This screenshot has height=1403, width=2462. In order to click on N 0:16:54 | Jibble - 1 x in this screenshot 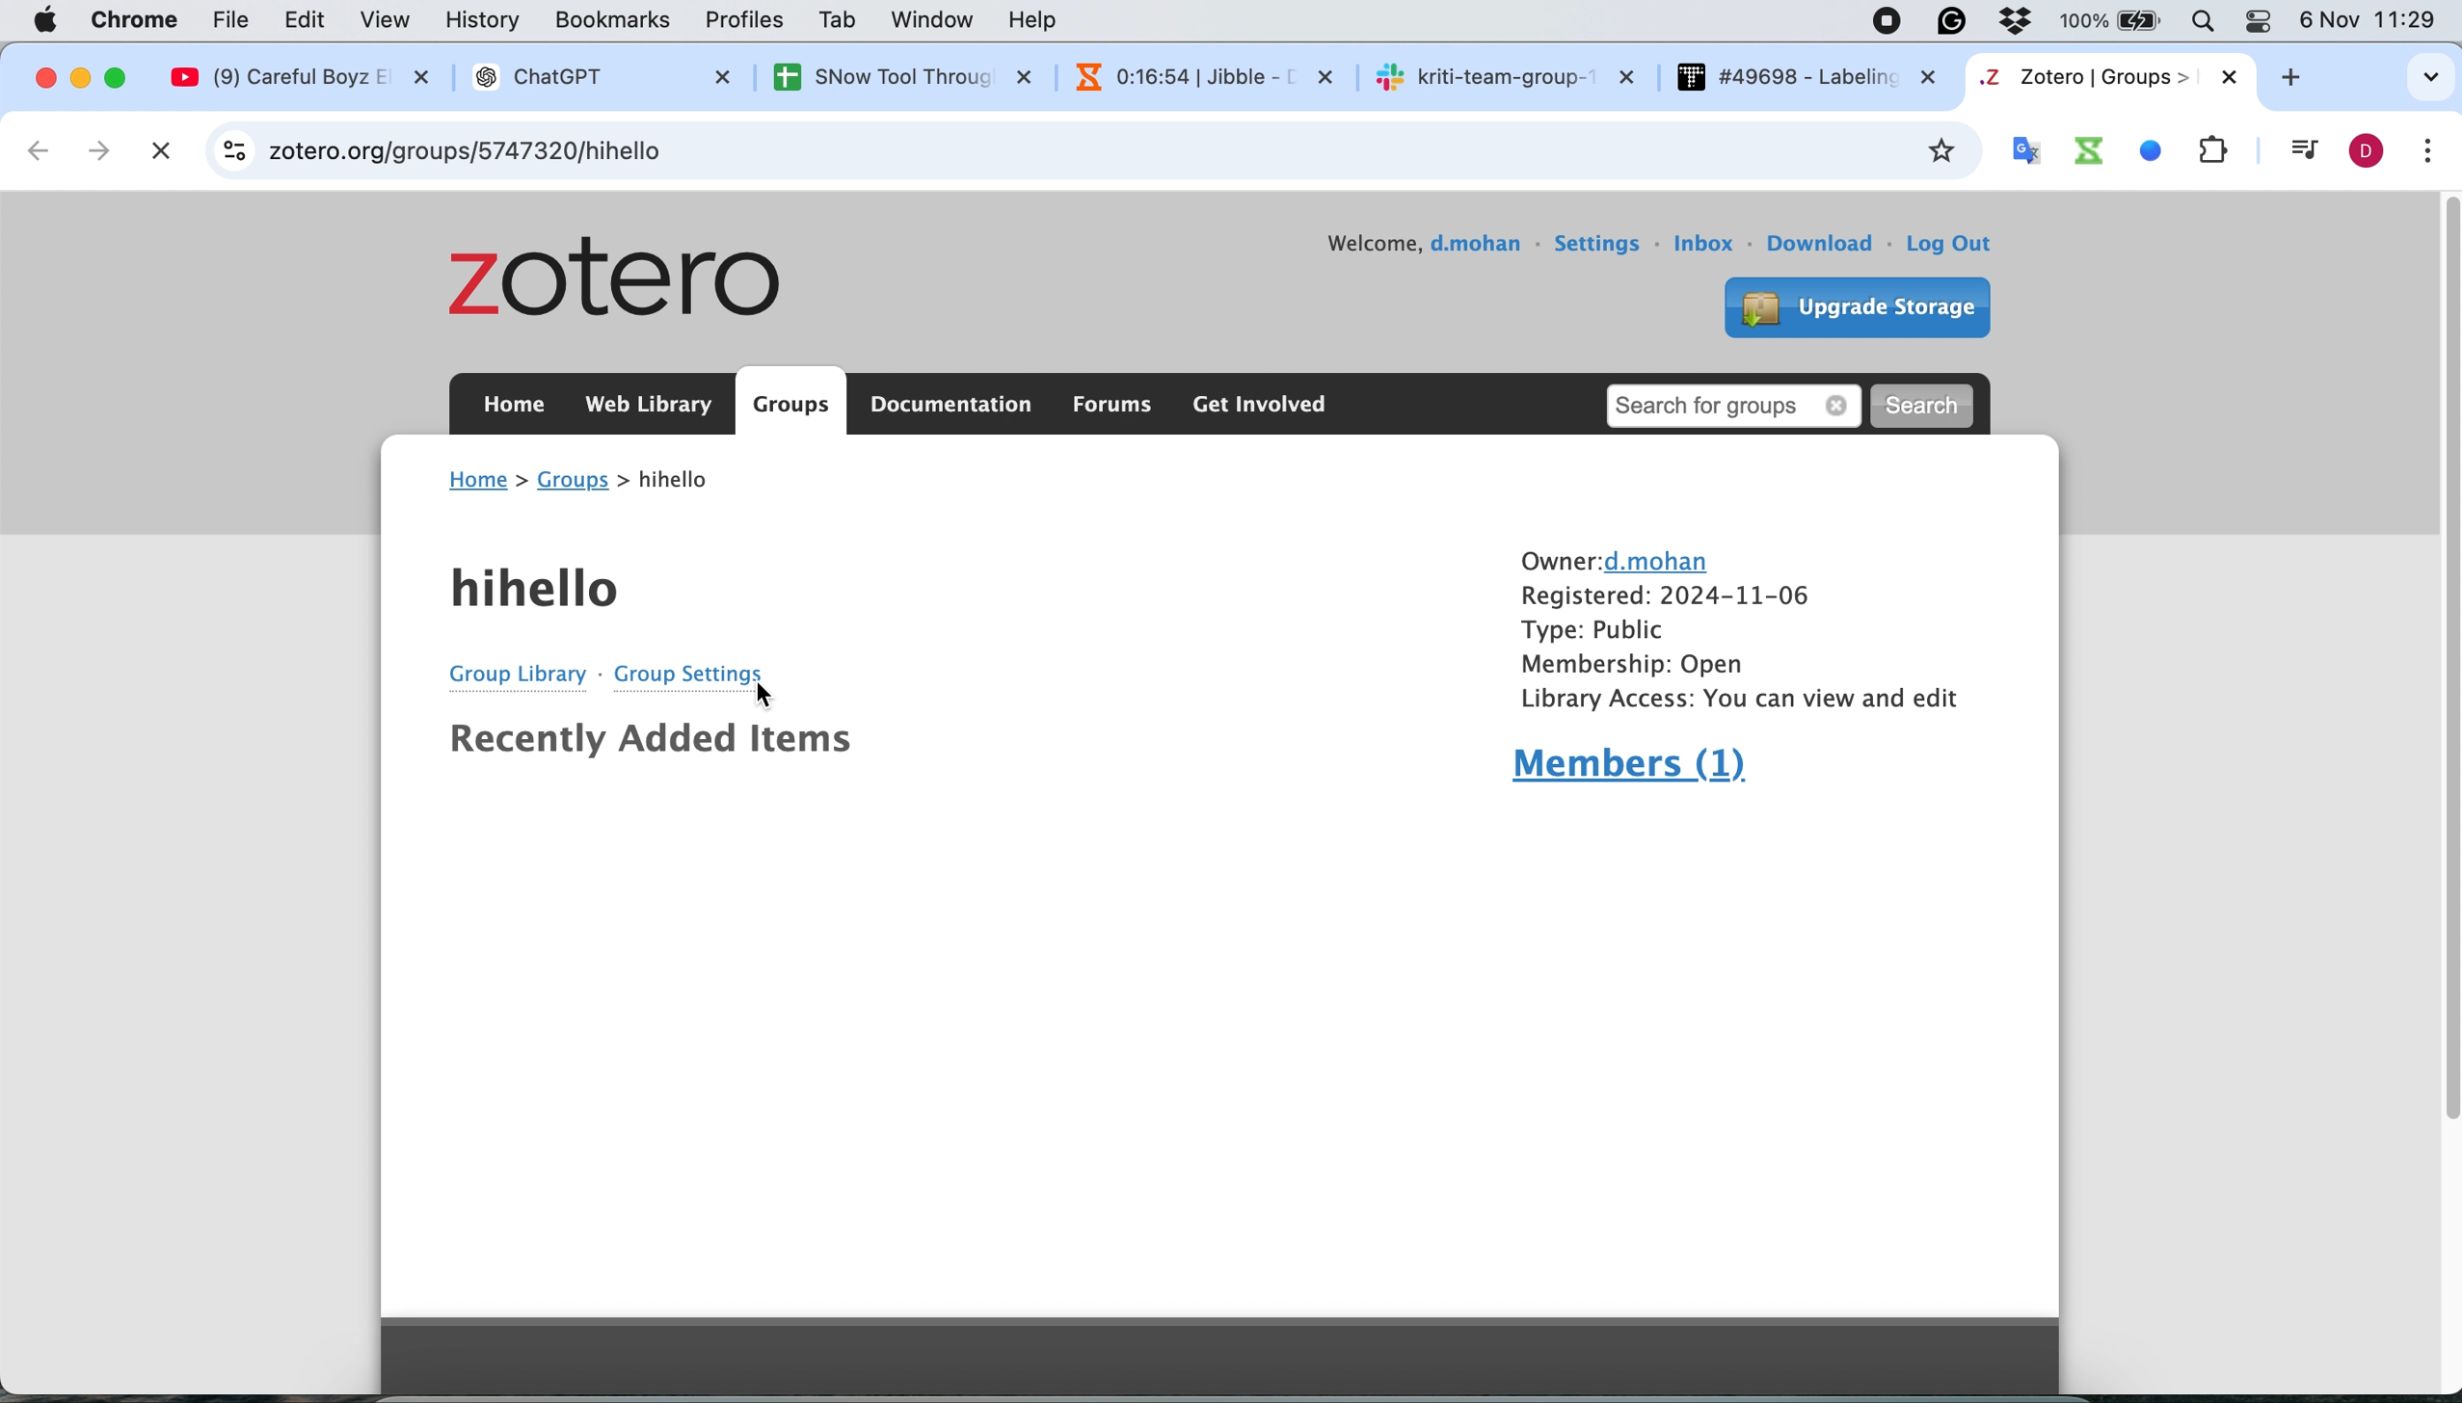, I will do `click(1189, 74)`.